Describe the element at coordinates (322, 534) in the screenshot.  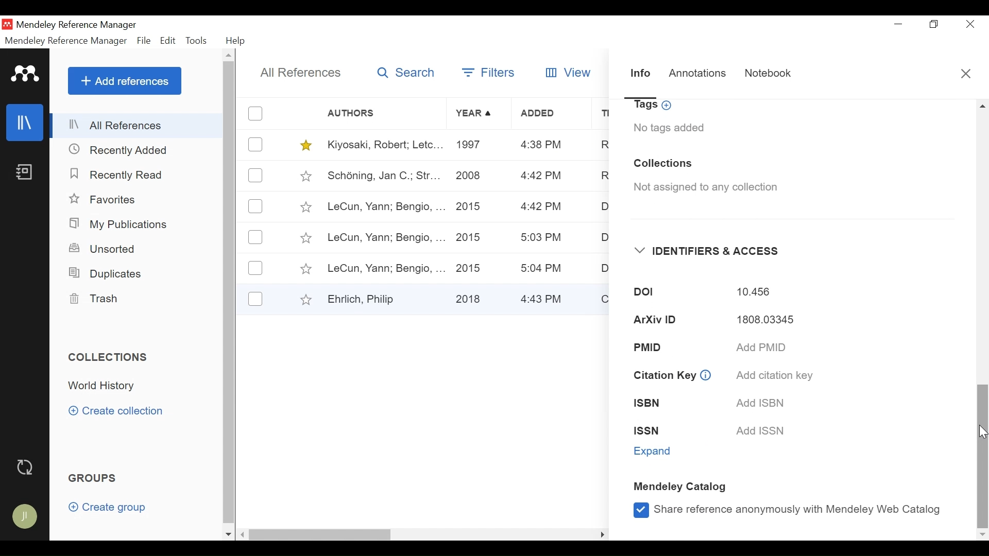
I see `horizontal scroll bar` at that location.